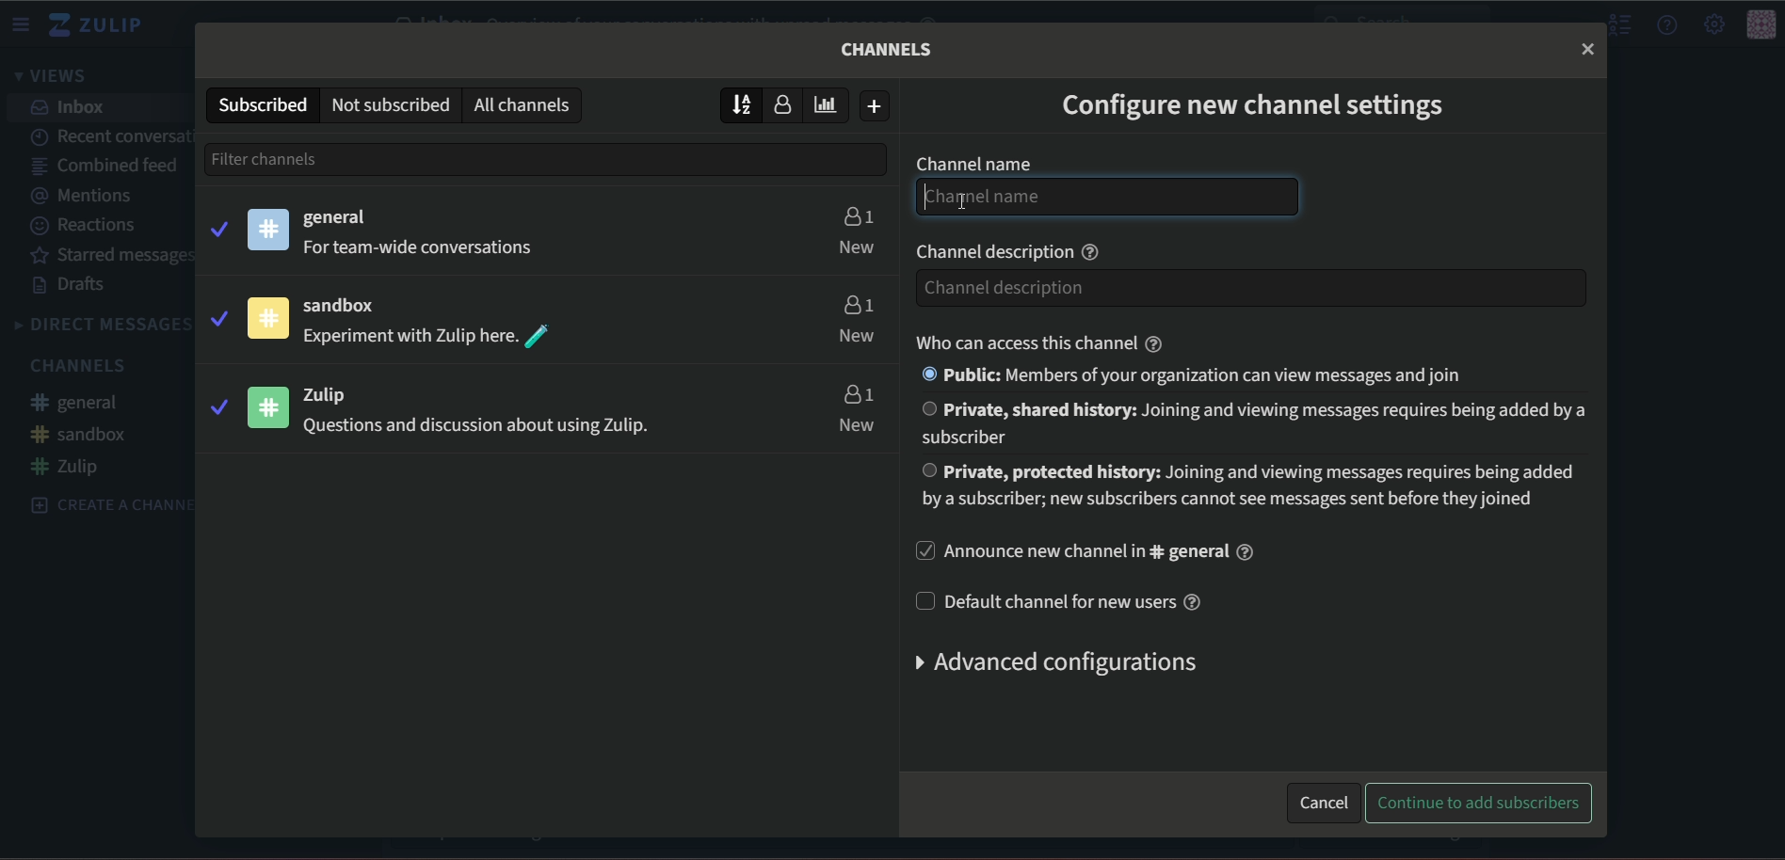  What do you see at coordinates (90, 196) in the screenshot?
I see `Mentions` at bounding box center [90, 196].